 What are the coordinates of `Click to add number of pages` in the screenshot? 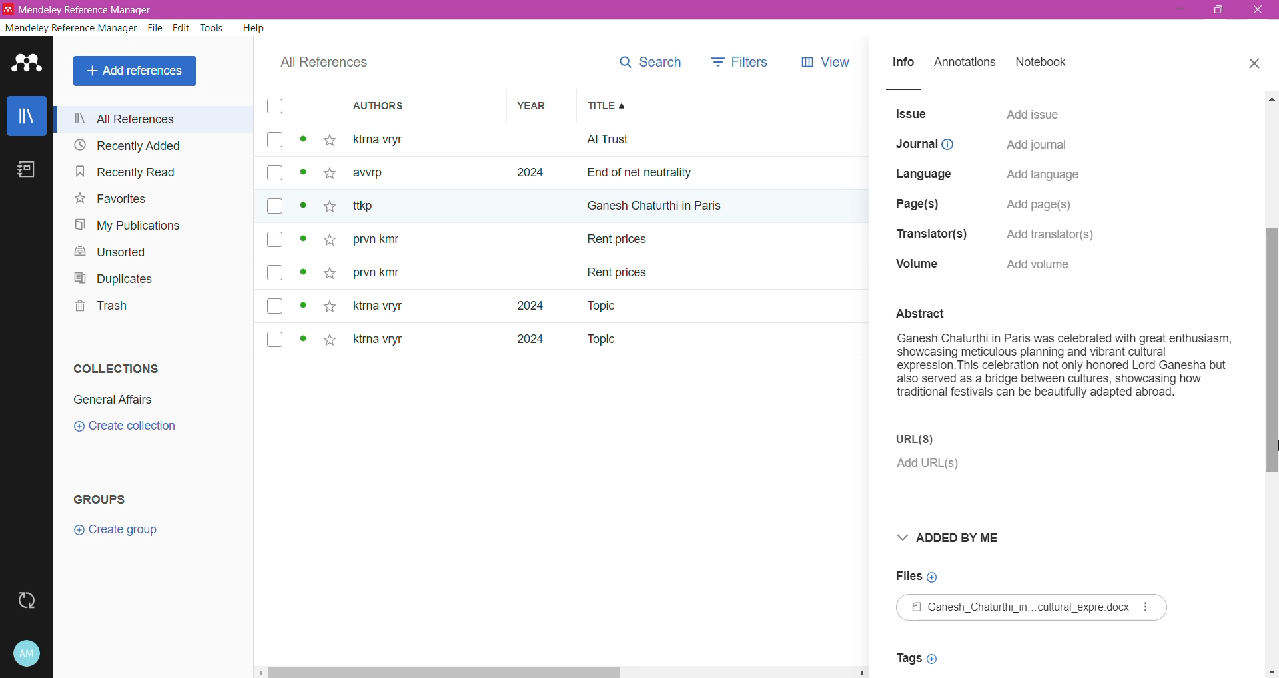 It's located at (1043, 205).